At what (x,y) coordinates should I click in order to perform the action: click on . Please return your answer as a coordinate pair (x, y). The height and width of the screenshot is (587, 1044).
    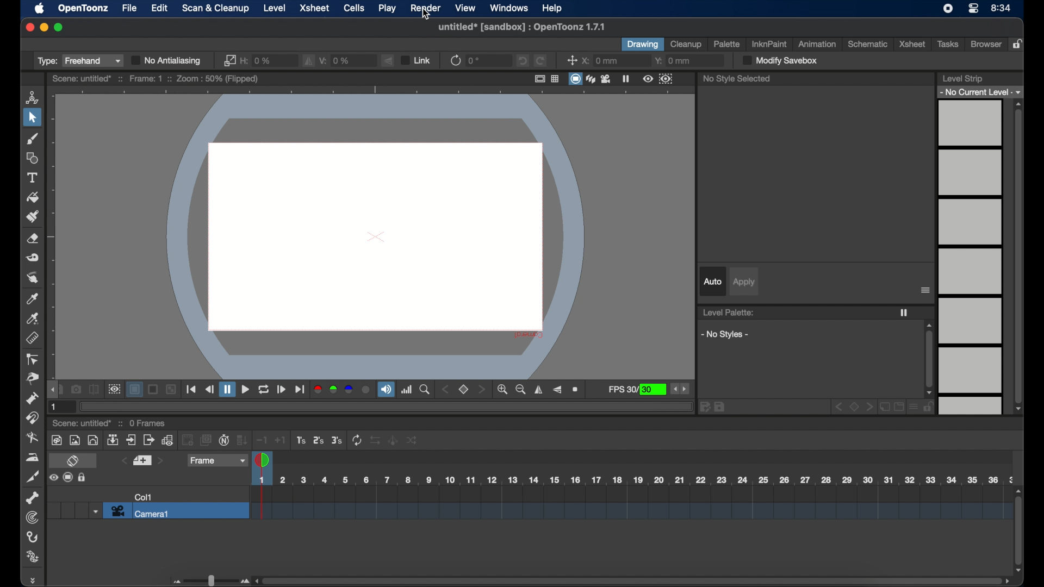
    Looking at the image, I should click on (132, 441).